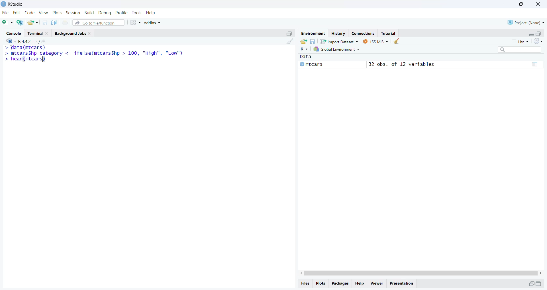  Describe the element at coordinates (505, 4) in the screenshot. I see `Minimize` at that location.